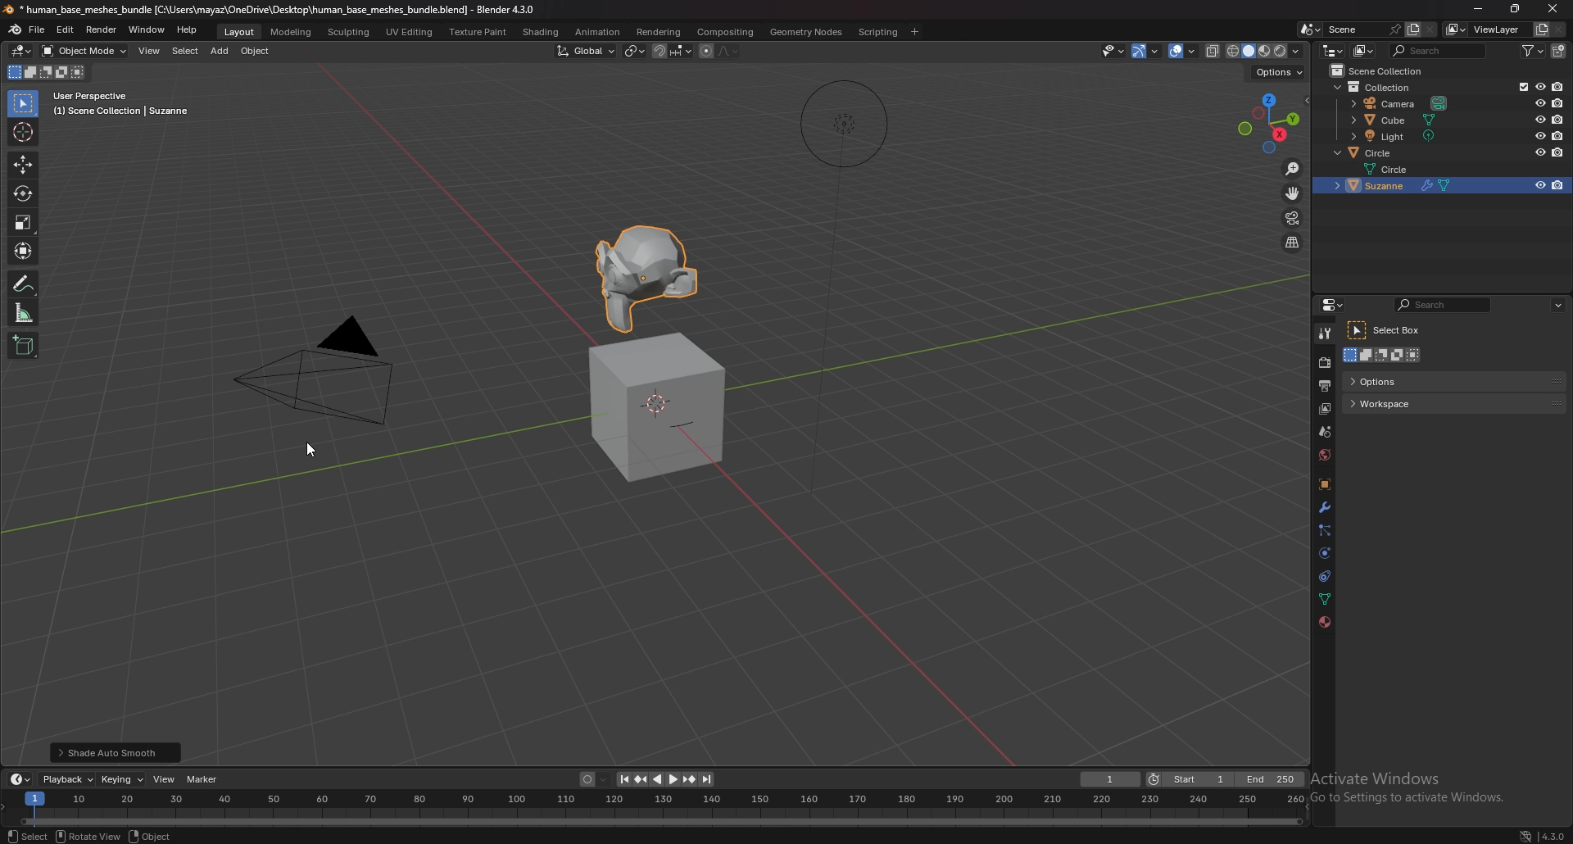  I want to click on end, so click(1272, 778).